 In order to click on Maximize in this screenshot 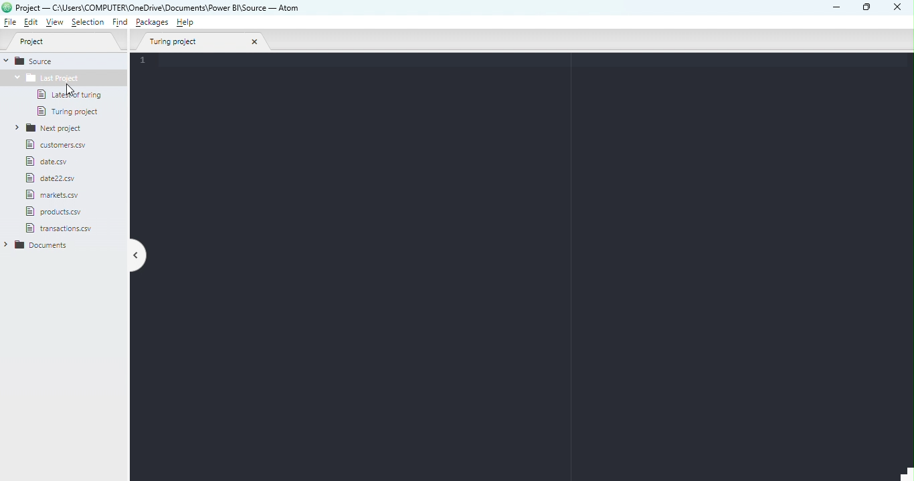, I will do `click(869, 7)`.